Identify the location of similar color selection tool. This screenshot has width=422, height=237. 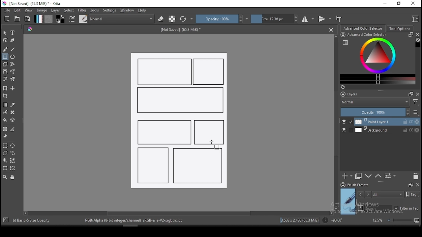
(14, 160).